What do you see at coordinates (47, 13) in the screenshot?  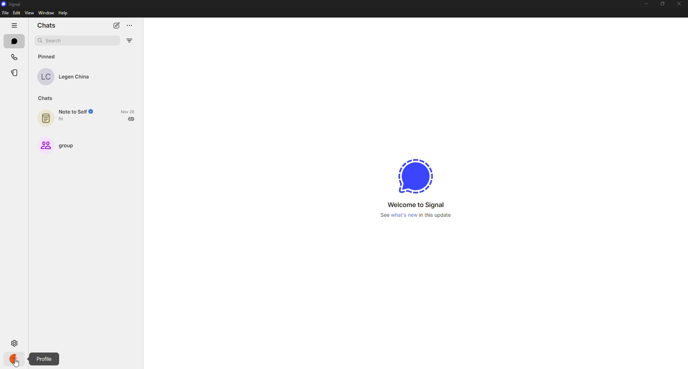 I see `window` at bounding box center [47, 13].